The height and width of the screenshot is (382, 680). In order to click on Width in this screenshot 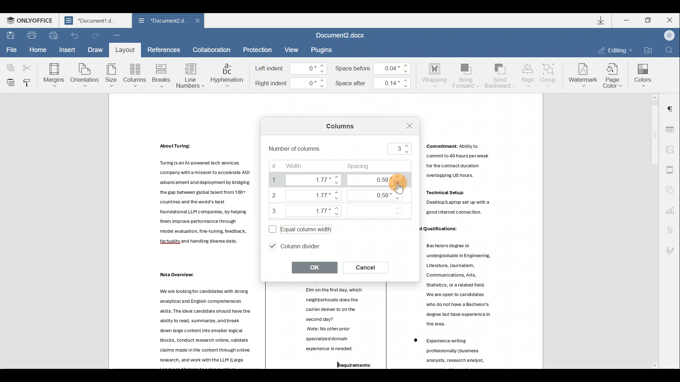, I will do `click(303, 189)`.